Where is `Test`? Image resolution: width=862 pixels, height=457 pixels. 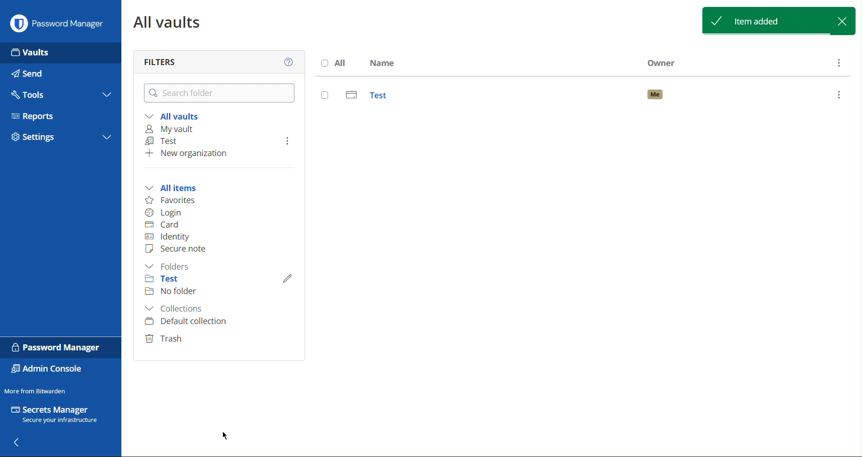
Test is located at coordinates (165, 279).